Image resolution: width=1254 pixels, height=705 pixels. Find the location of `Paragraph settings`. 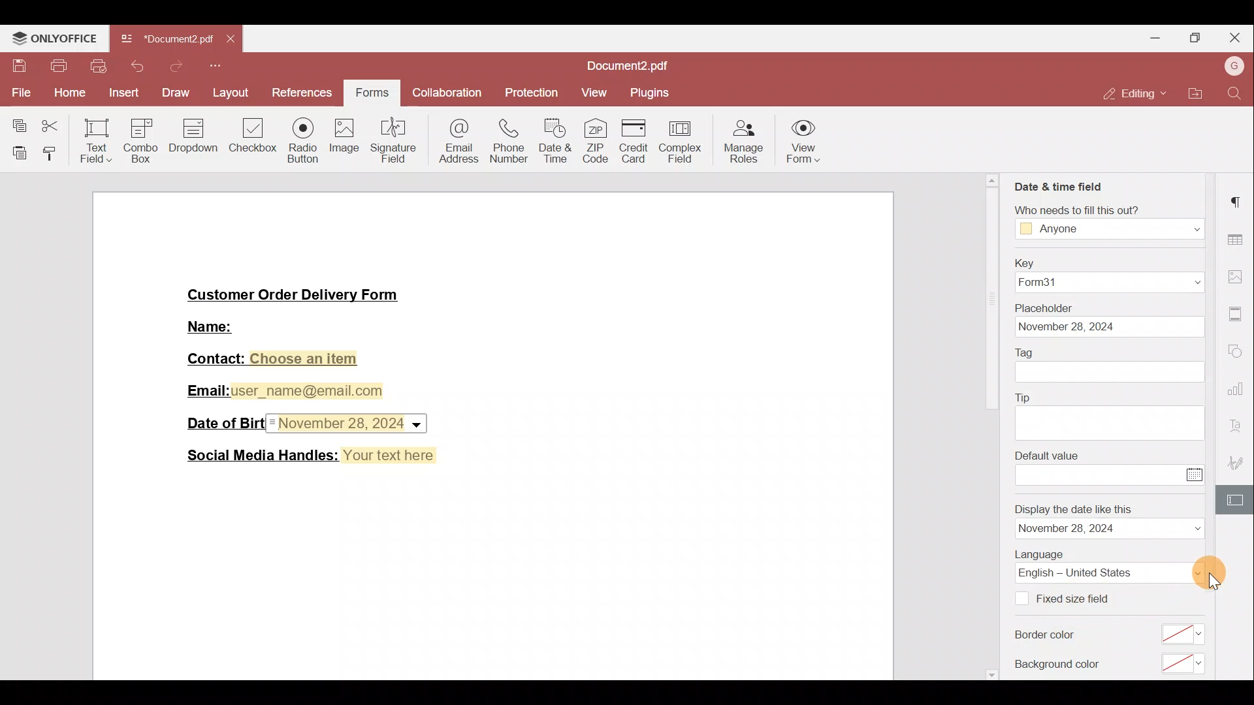

Paragraph settings is located at coordinates (1239, 201).